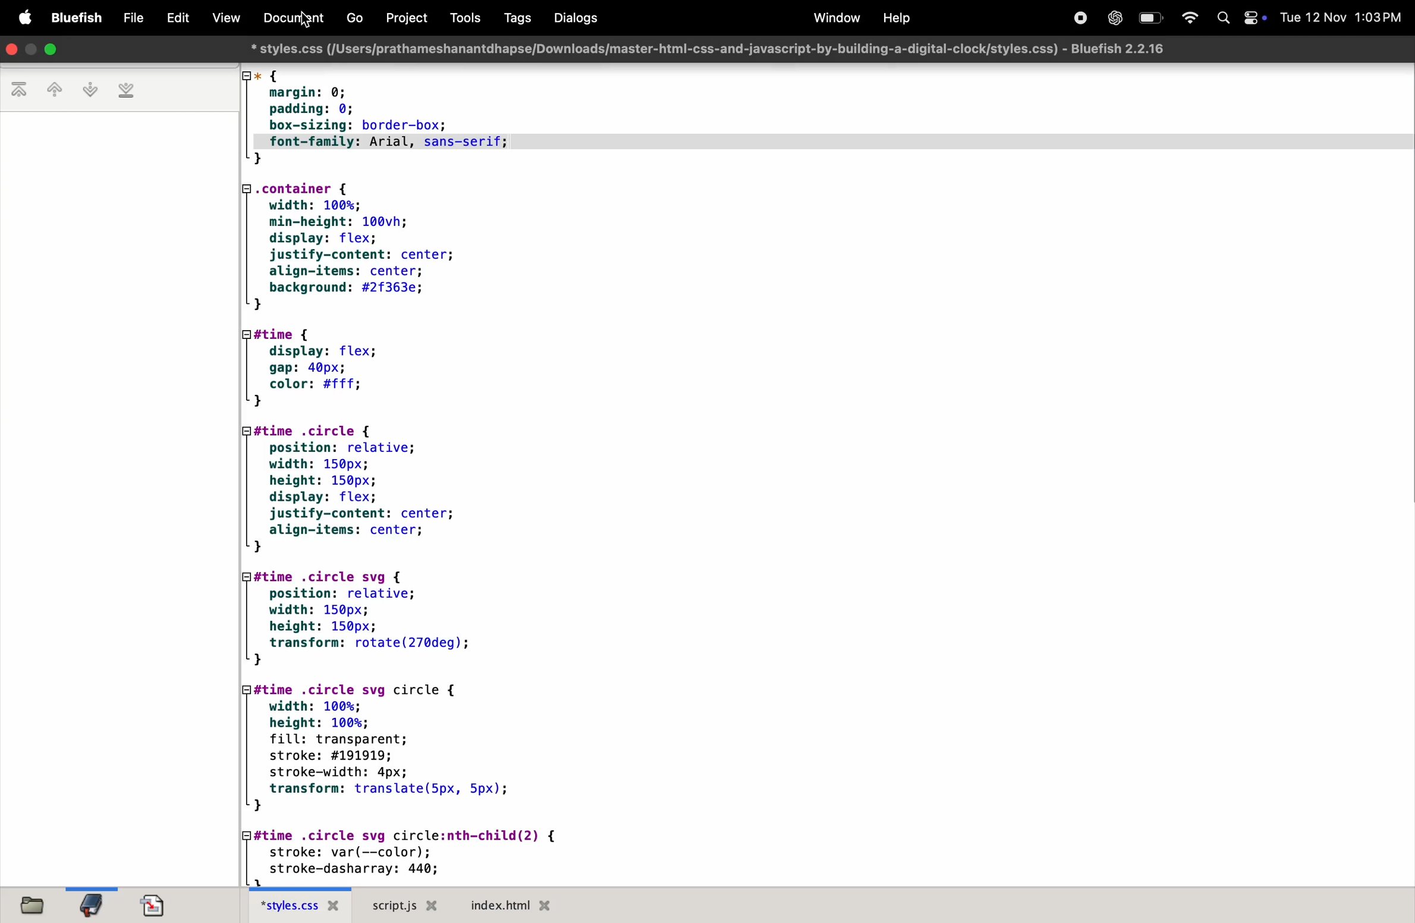 This screenshot has width=1415, height=923. What do you see at coordinates (73, 18) in the screenshot?
I see `Bluefish` at bounding box center [73, 18].